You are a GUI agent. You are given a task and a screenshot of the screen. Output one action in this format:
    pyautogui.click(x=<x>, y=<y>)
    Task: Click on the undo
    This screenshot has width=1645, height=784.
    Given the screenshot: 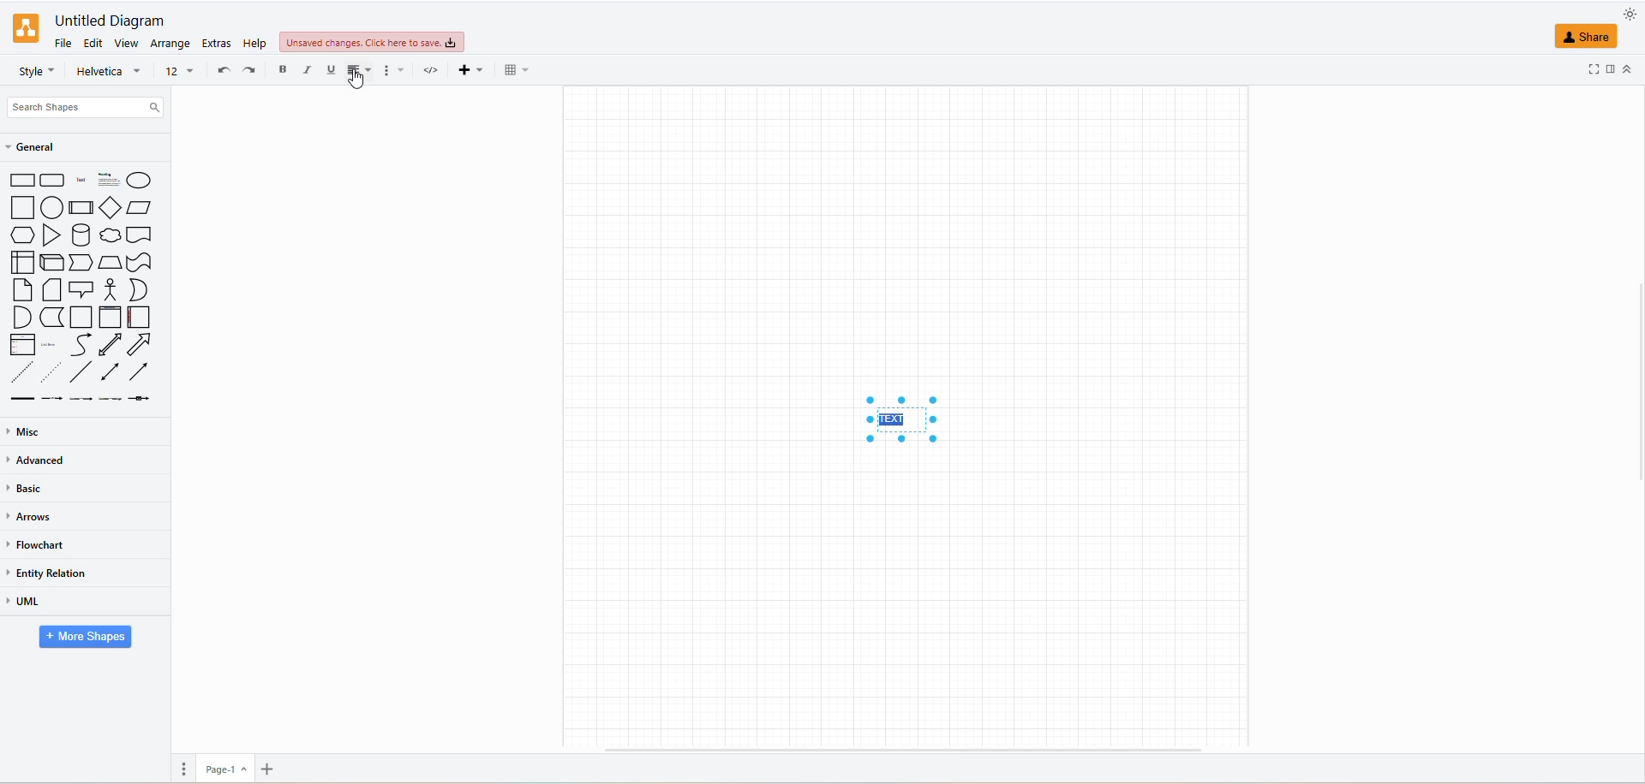 What is the action you would take?
    pyautogui.click(x=225, y=69)
    